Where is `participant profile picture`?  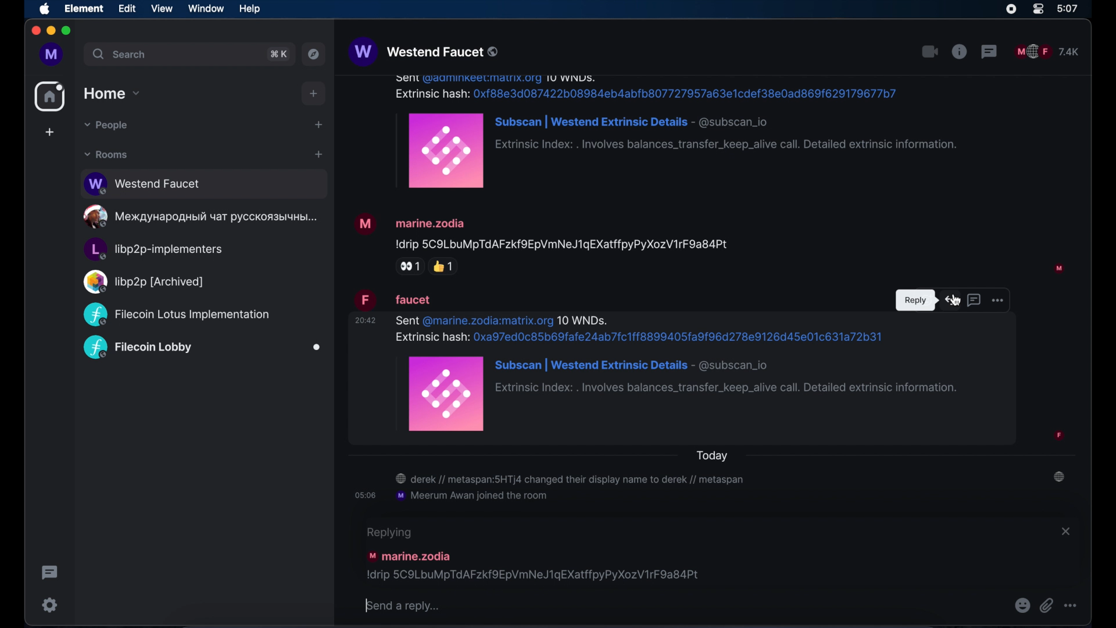 participant profile picture is located at coordinates (1058, 94).